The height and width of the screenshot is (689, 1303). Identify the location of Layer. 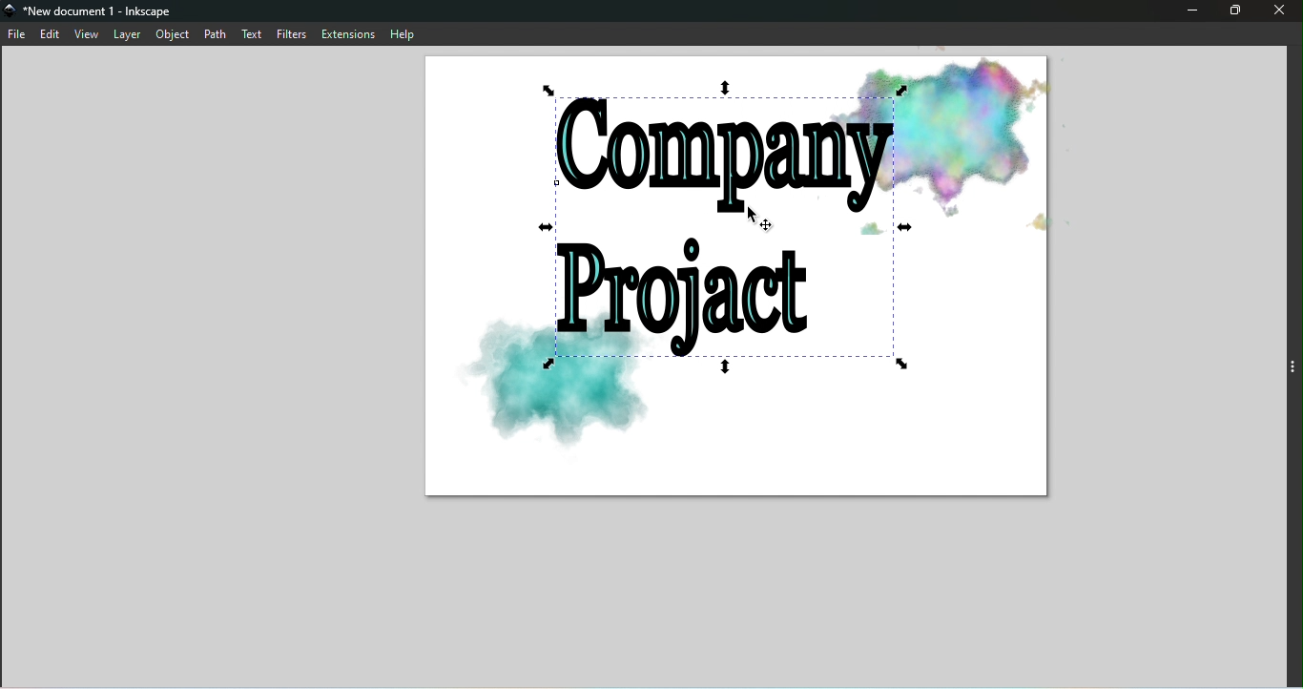
(127, 35).